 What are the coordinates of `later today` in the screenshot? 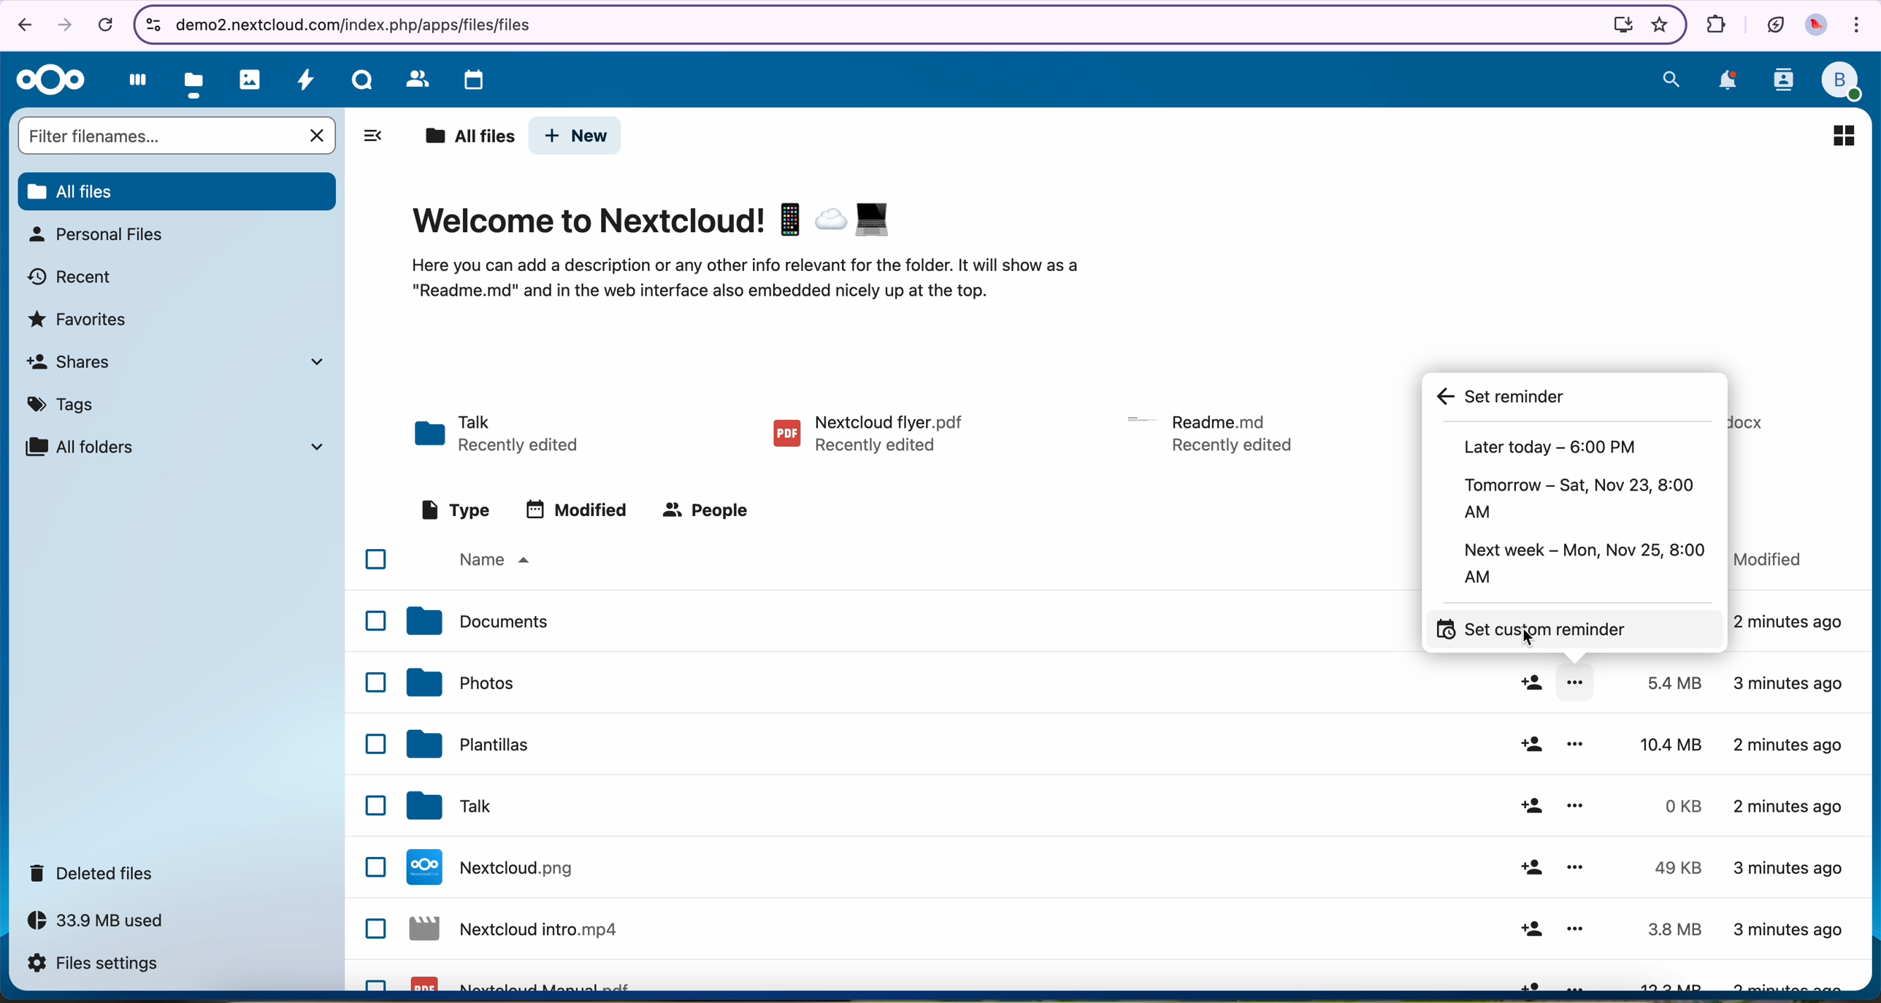 It's located at (1554, 447).